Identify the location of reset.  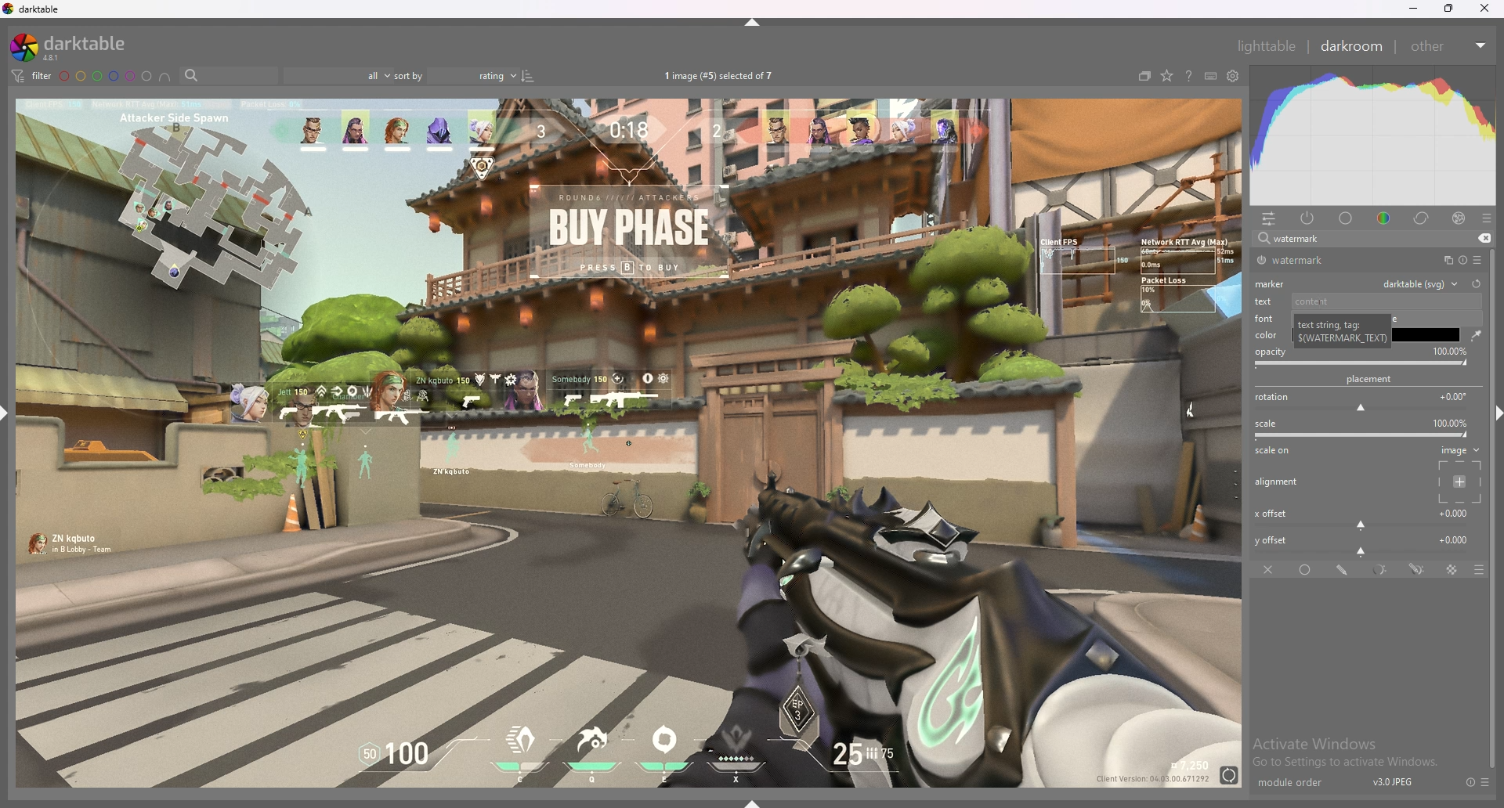
(1470, 782).